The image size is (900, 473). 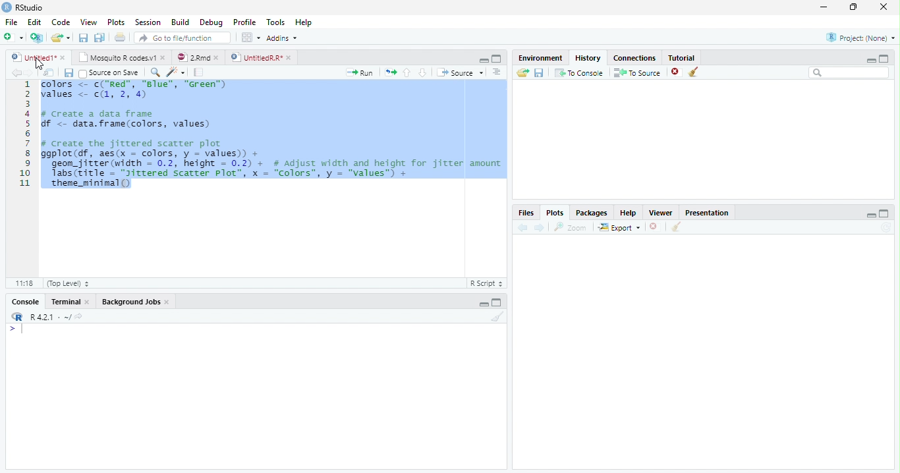 I want to click on Tools, so click(x=275, y=22).